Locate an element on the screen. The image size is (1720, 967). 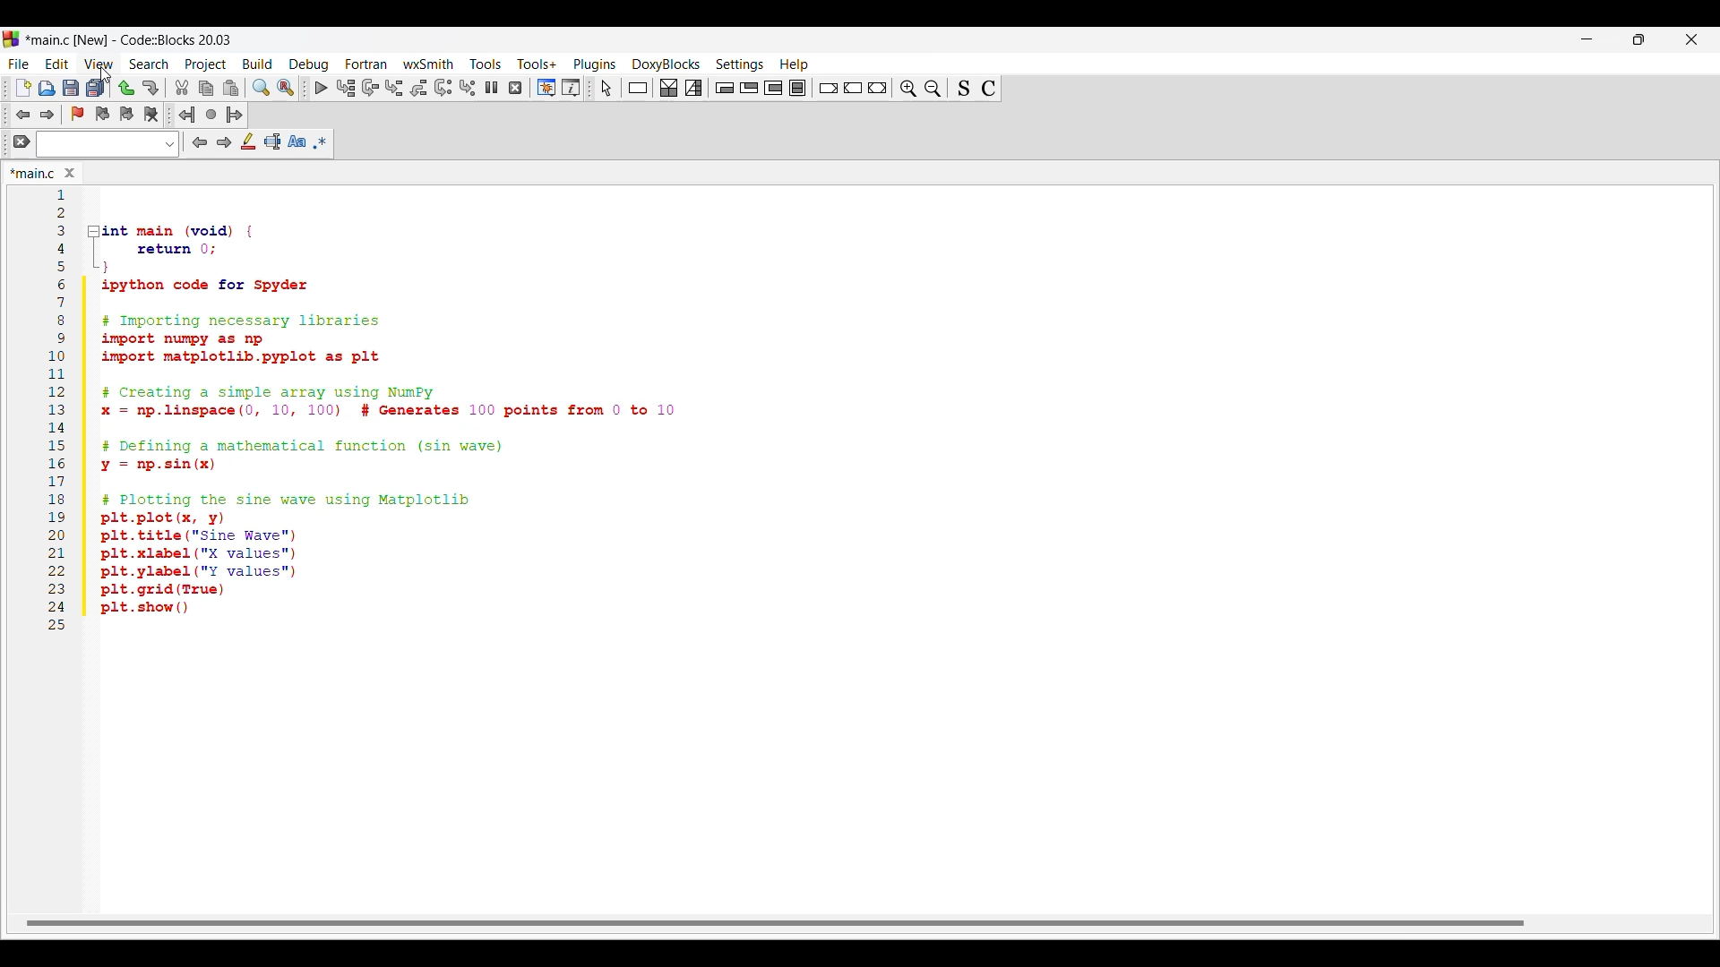
Current code is located at coordinates (365, 413).